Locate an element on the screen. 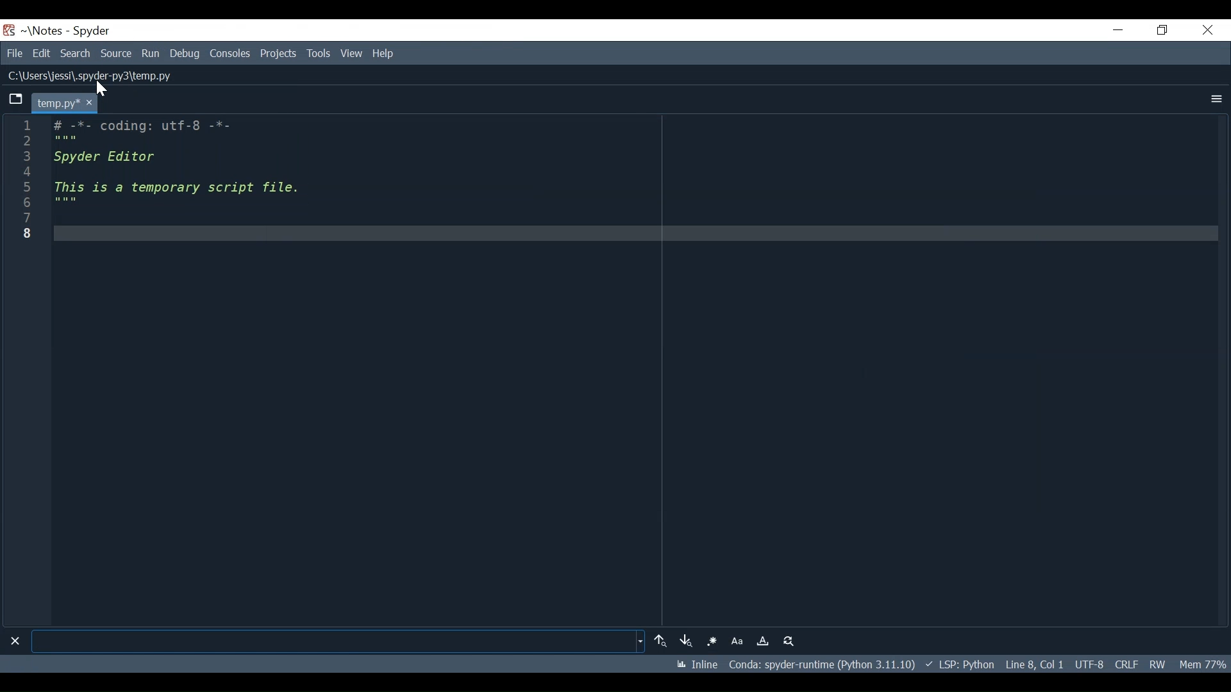  Find Text is located at coordinates (340, 641).